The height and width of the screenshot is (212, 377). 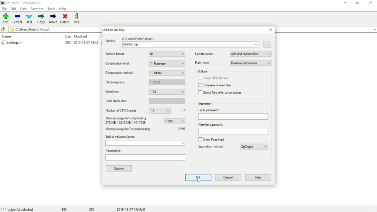 I want to click on File location, so click(x=52, y=29).